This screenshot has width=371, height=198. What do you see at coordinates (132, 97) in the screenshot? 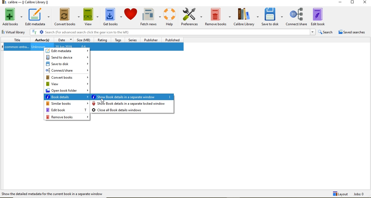
I see `show book details in a seperate window` at bounding box center [132, 97].